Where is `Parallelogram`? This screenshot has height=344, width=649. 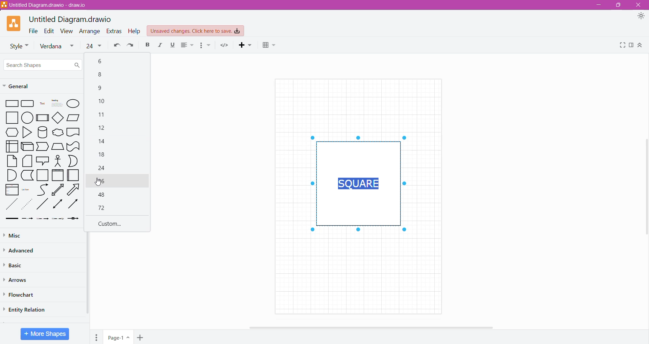
Parallelogram is located at coordinates (74, 118).